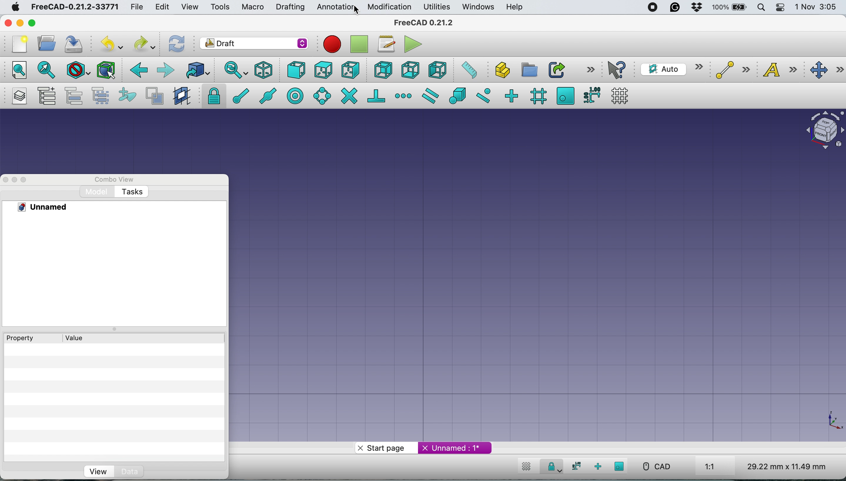 Image resolution: width=846 pixels, height=481 pixels. Describe the element at coordinates (482, 96) in the screenshot. I see `snap near` at that location.